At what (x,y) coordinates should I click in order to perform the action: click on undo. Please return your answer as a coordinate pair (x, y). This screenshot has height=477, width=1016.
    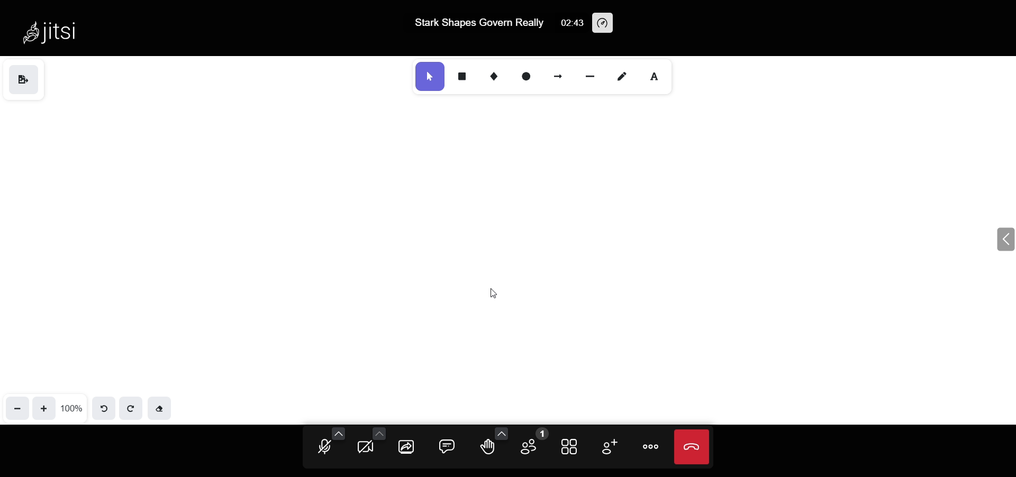
    Looking at the image, I should click on (105, 407).